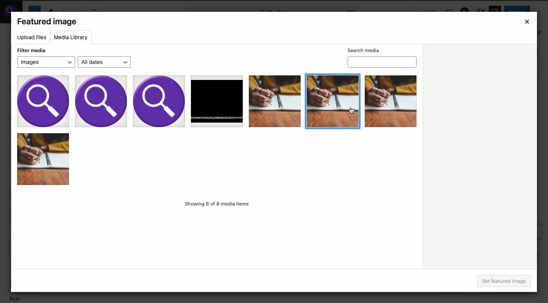 The height and width of the screenshot is (303, 548). What do you see at coordinates (333, 101) in the screenshot?
I see `Image` at bounding box center [333, 101].